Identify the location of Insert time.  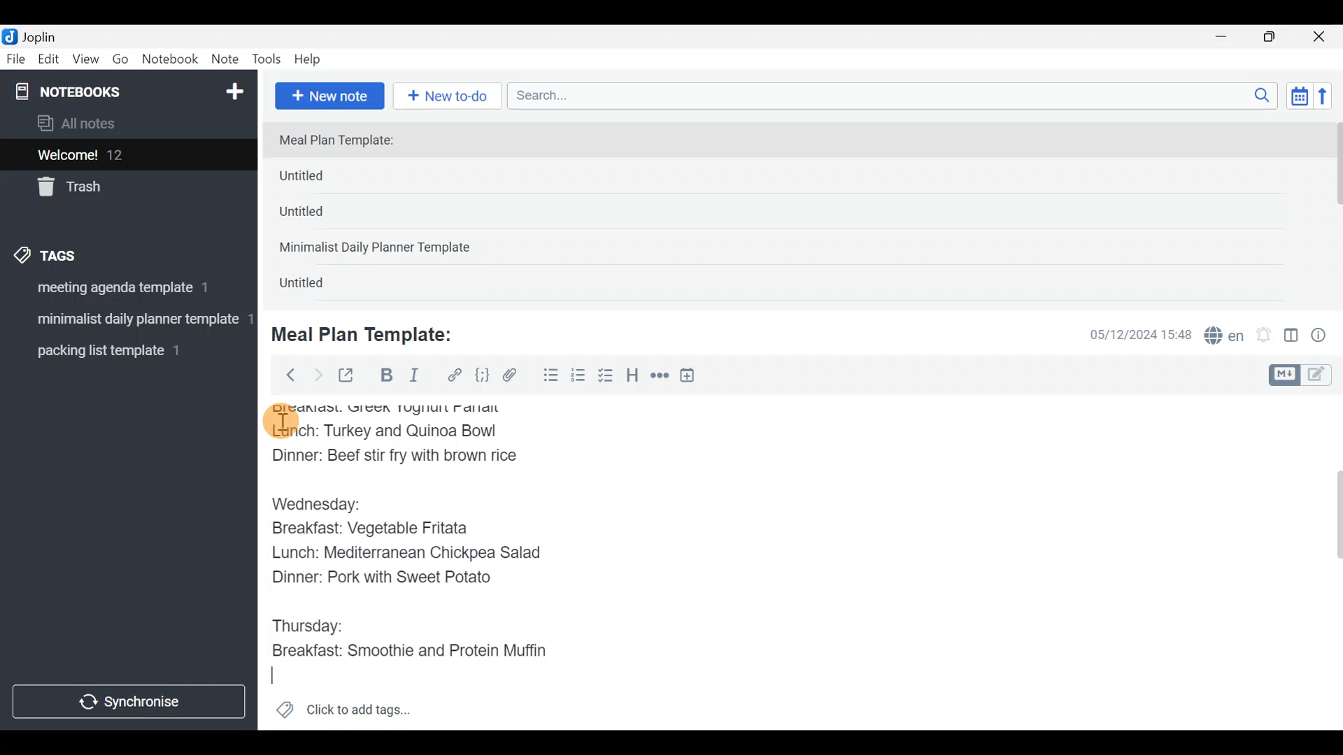
(694, 377).